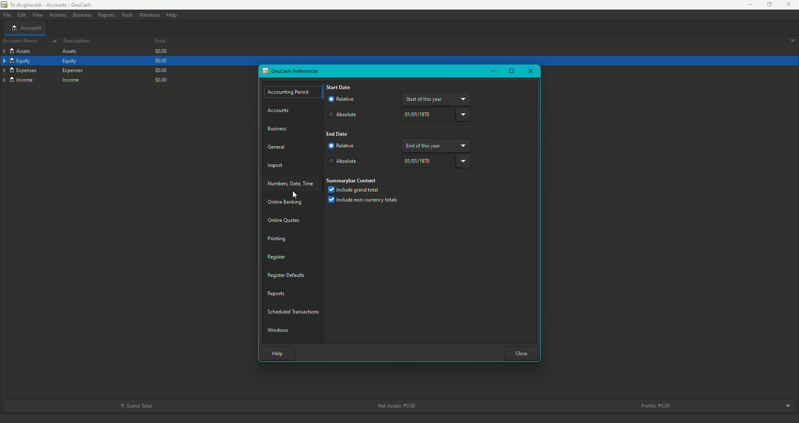  I want to click on Minimize, so click(492, 71).